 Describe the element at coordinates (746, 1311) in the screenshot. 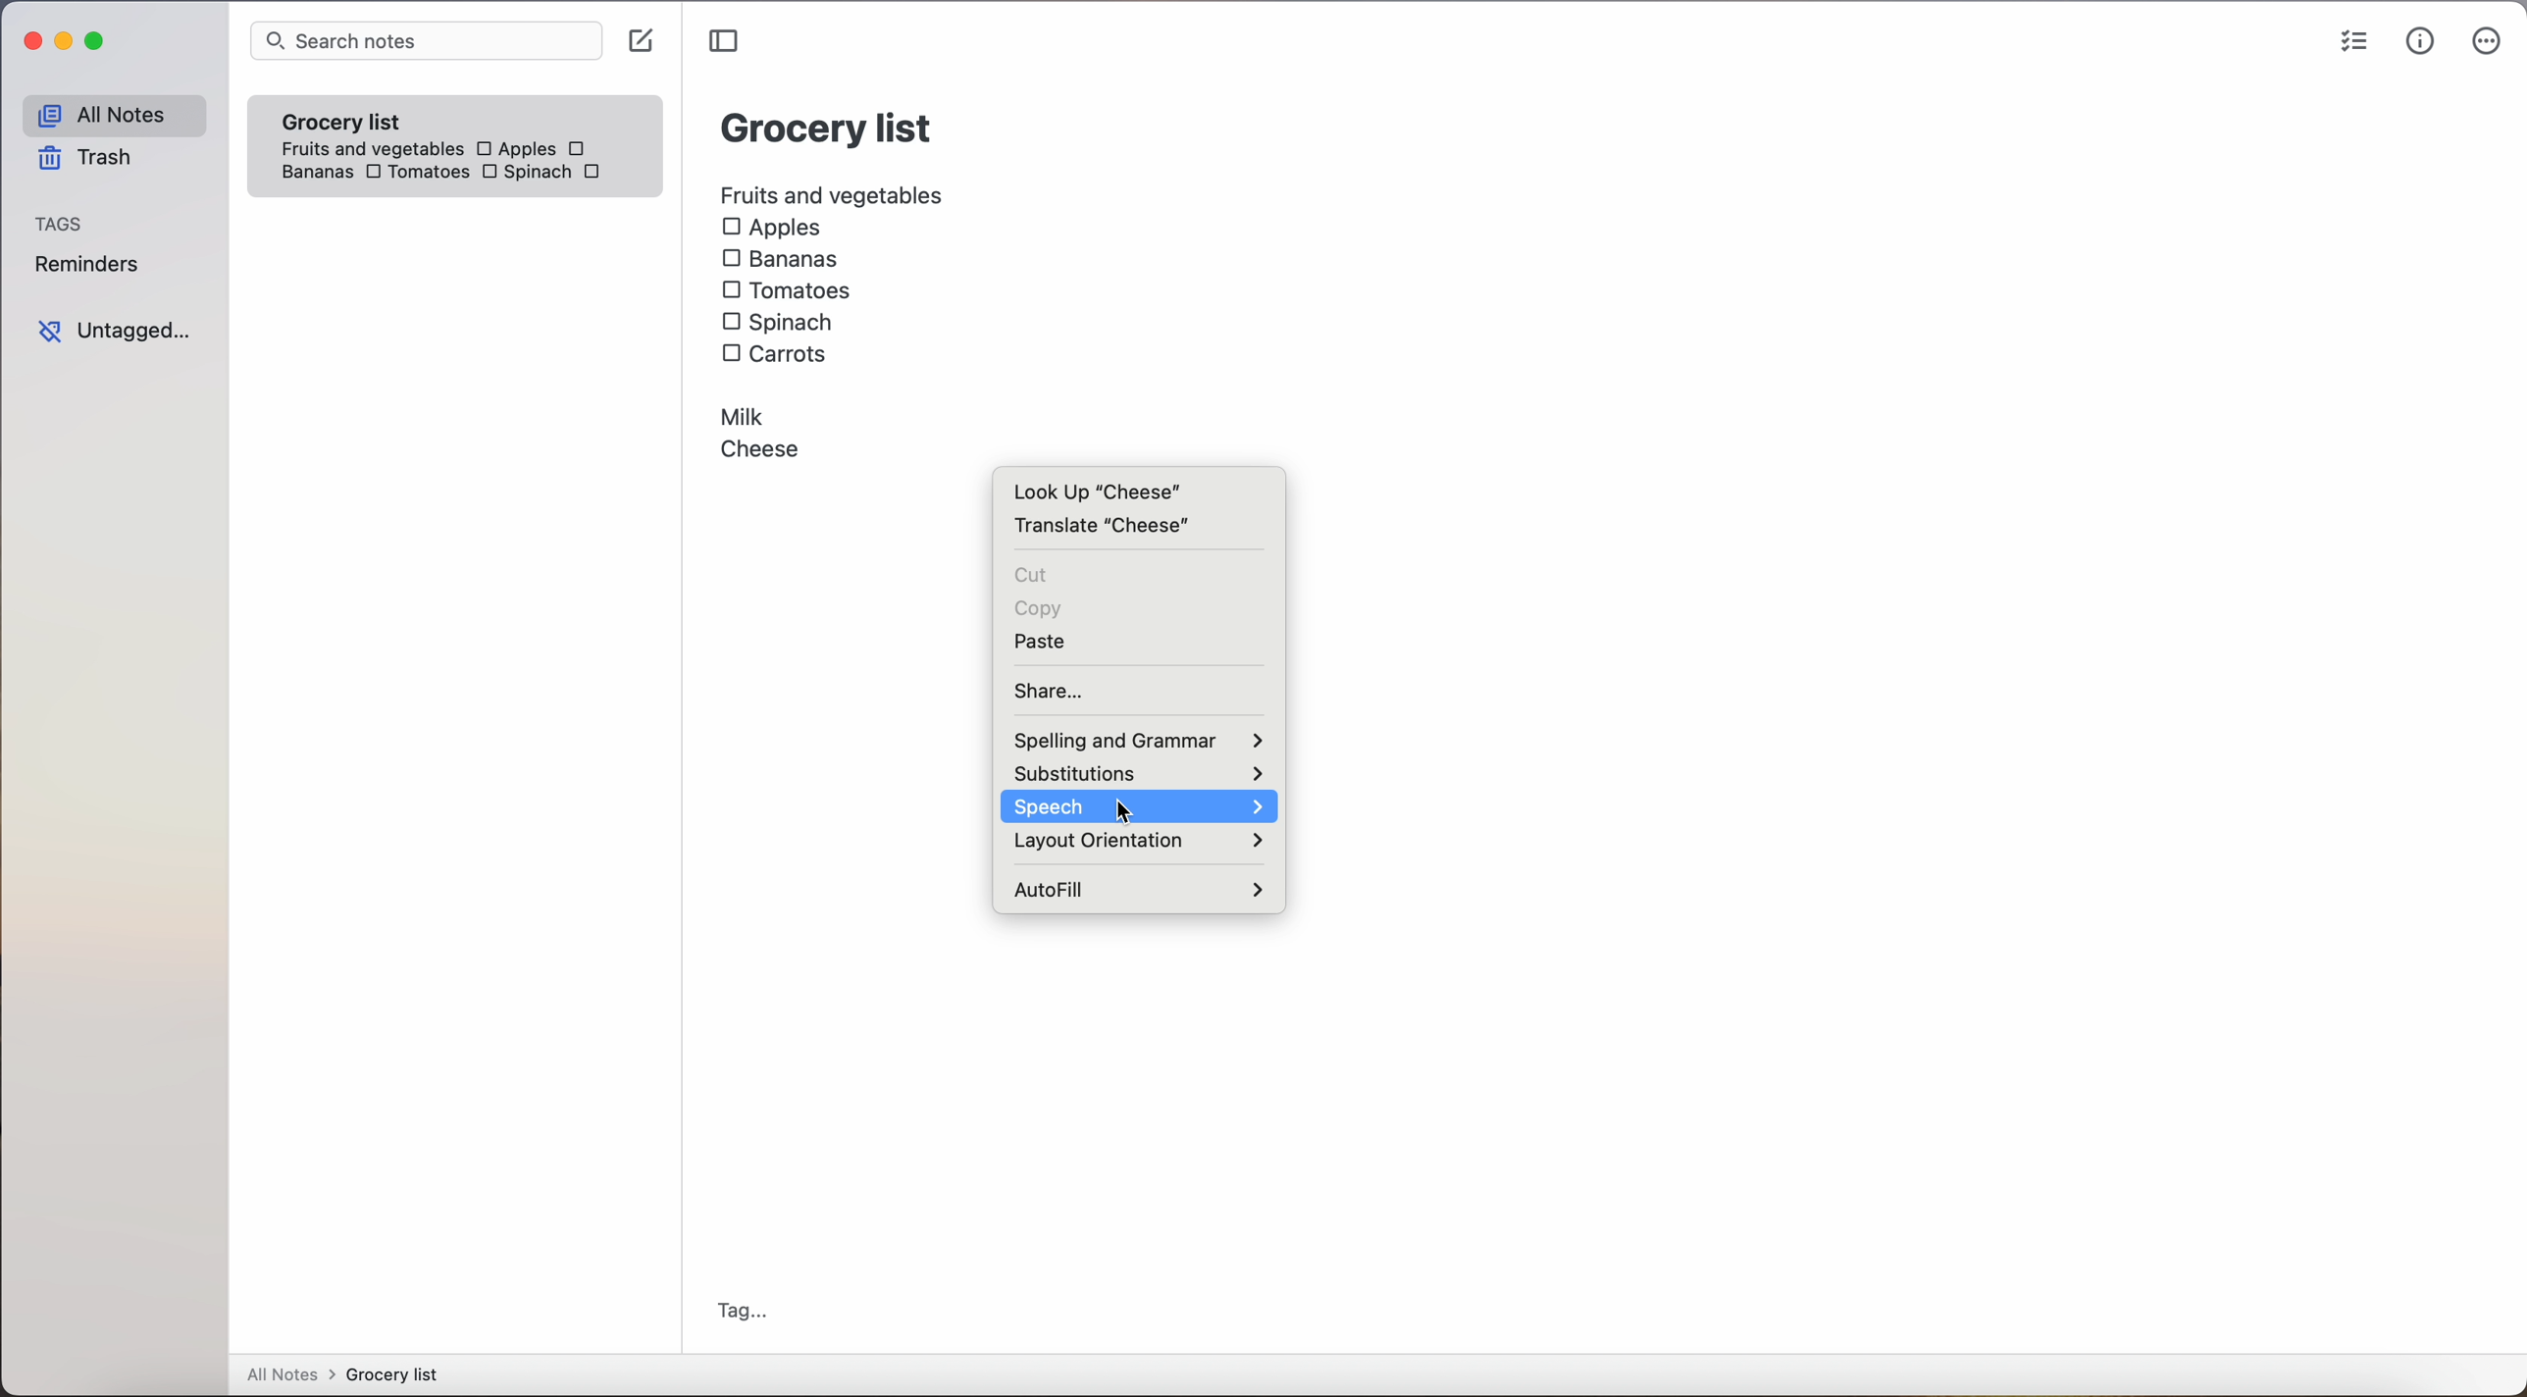

I see `tag` at that location.